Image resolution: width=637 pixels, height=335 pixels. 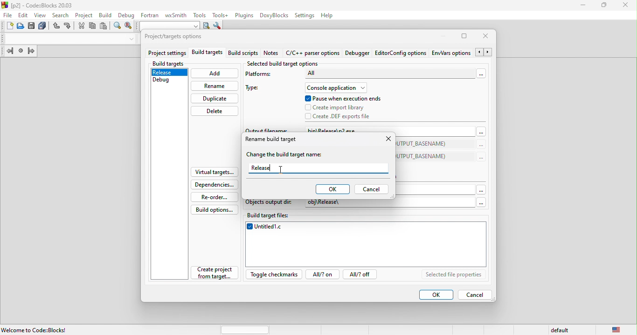 What do you see at coordinates (245, 54) in the screenshot?
I see `build script ` at bounding box center [245, 54].